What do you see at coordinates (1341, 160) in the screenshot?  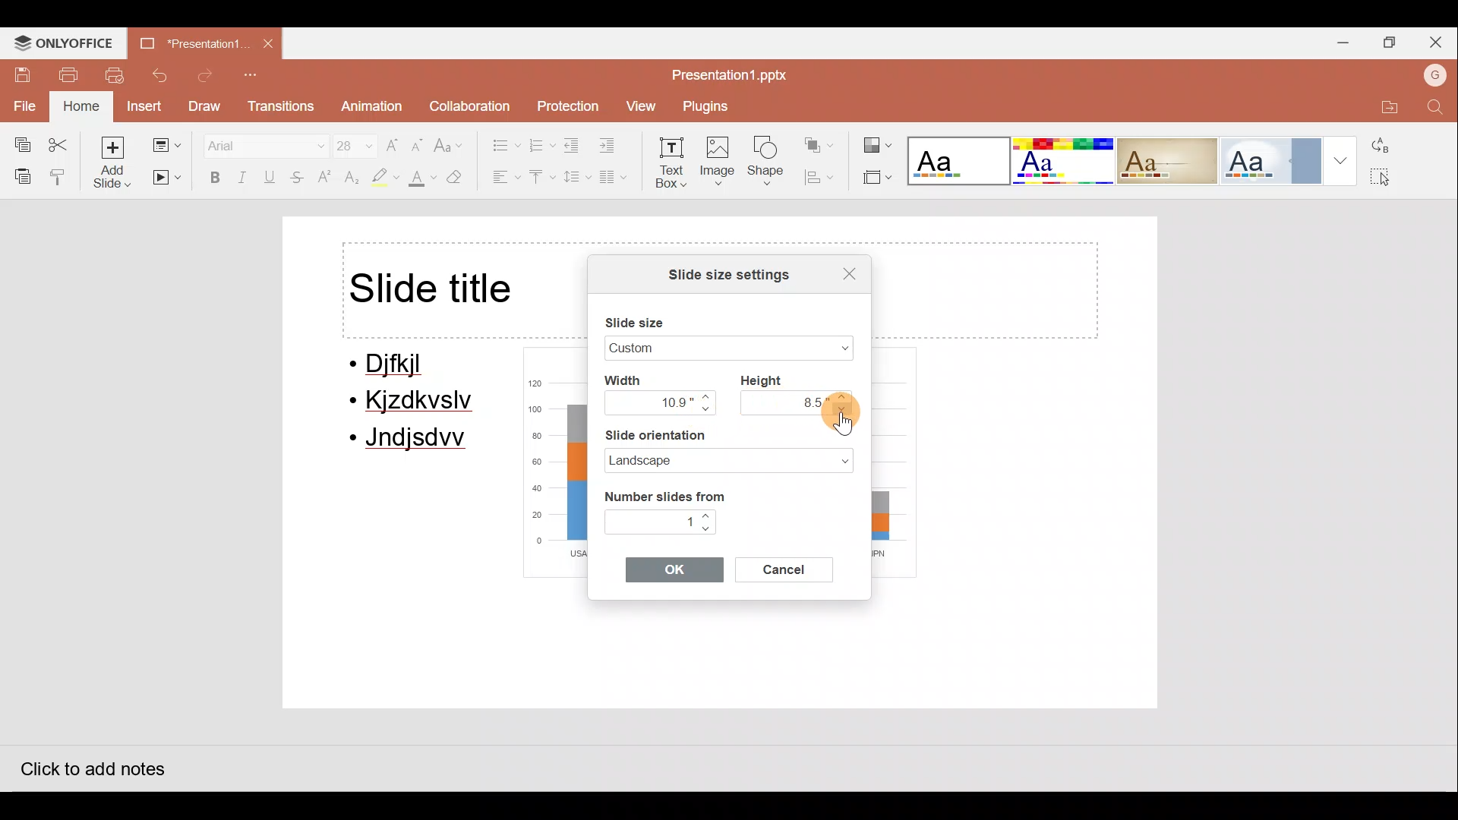 I see `More theme` at bounding box center [1341, 160].